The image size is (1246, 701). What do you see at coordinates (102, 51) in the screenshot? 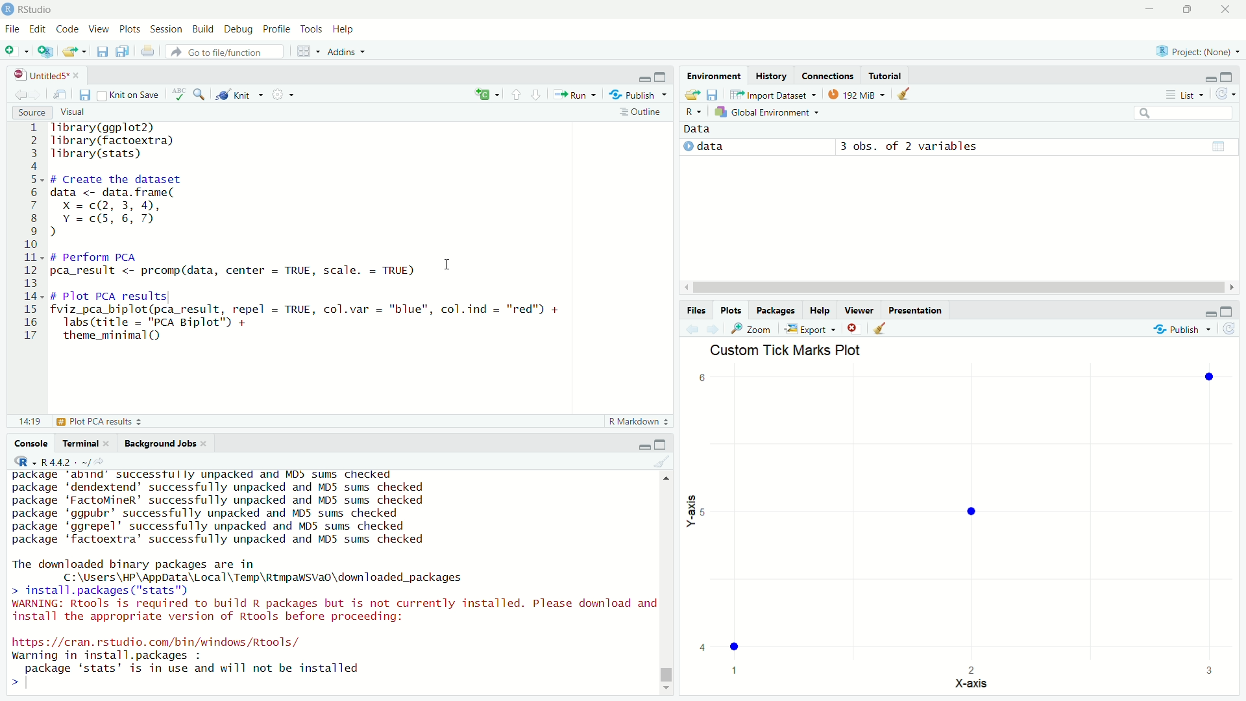
I see `save current document` at bounding box center [102, 51].